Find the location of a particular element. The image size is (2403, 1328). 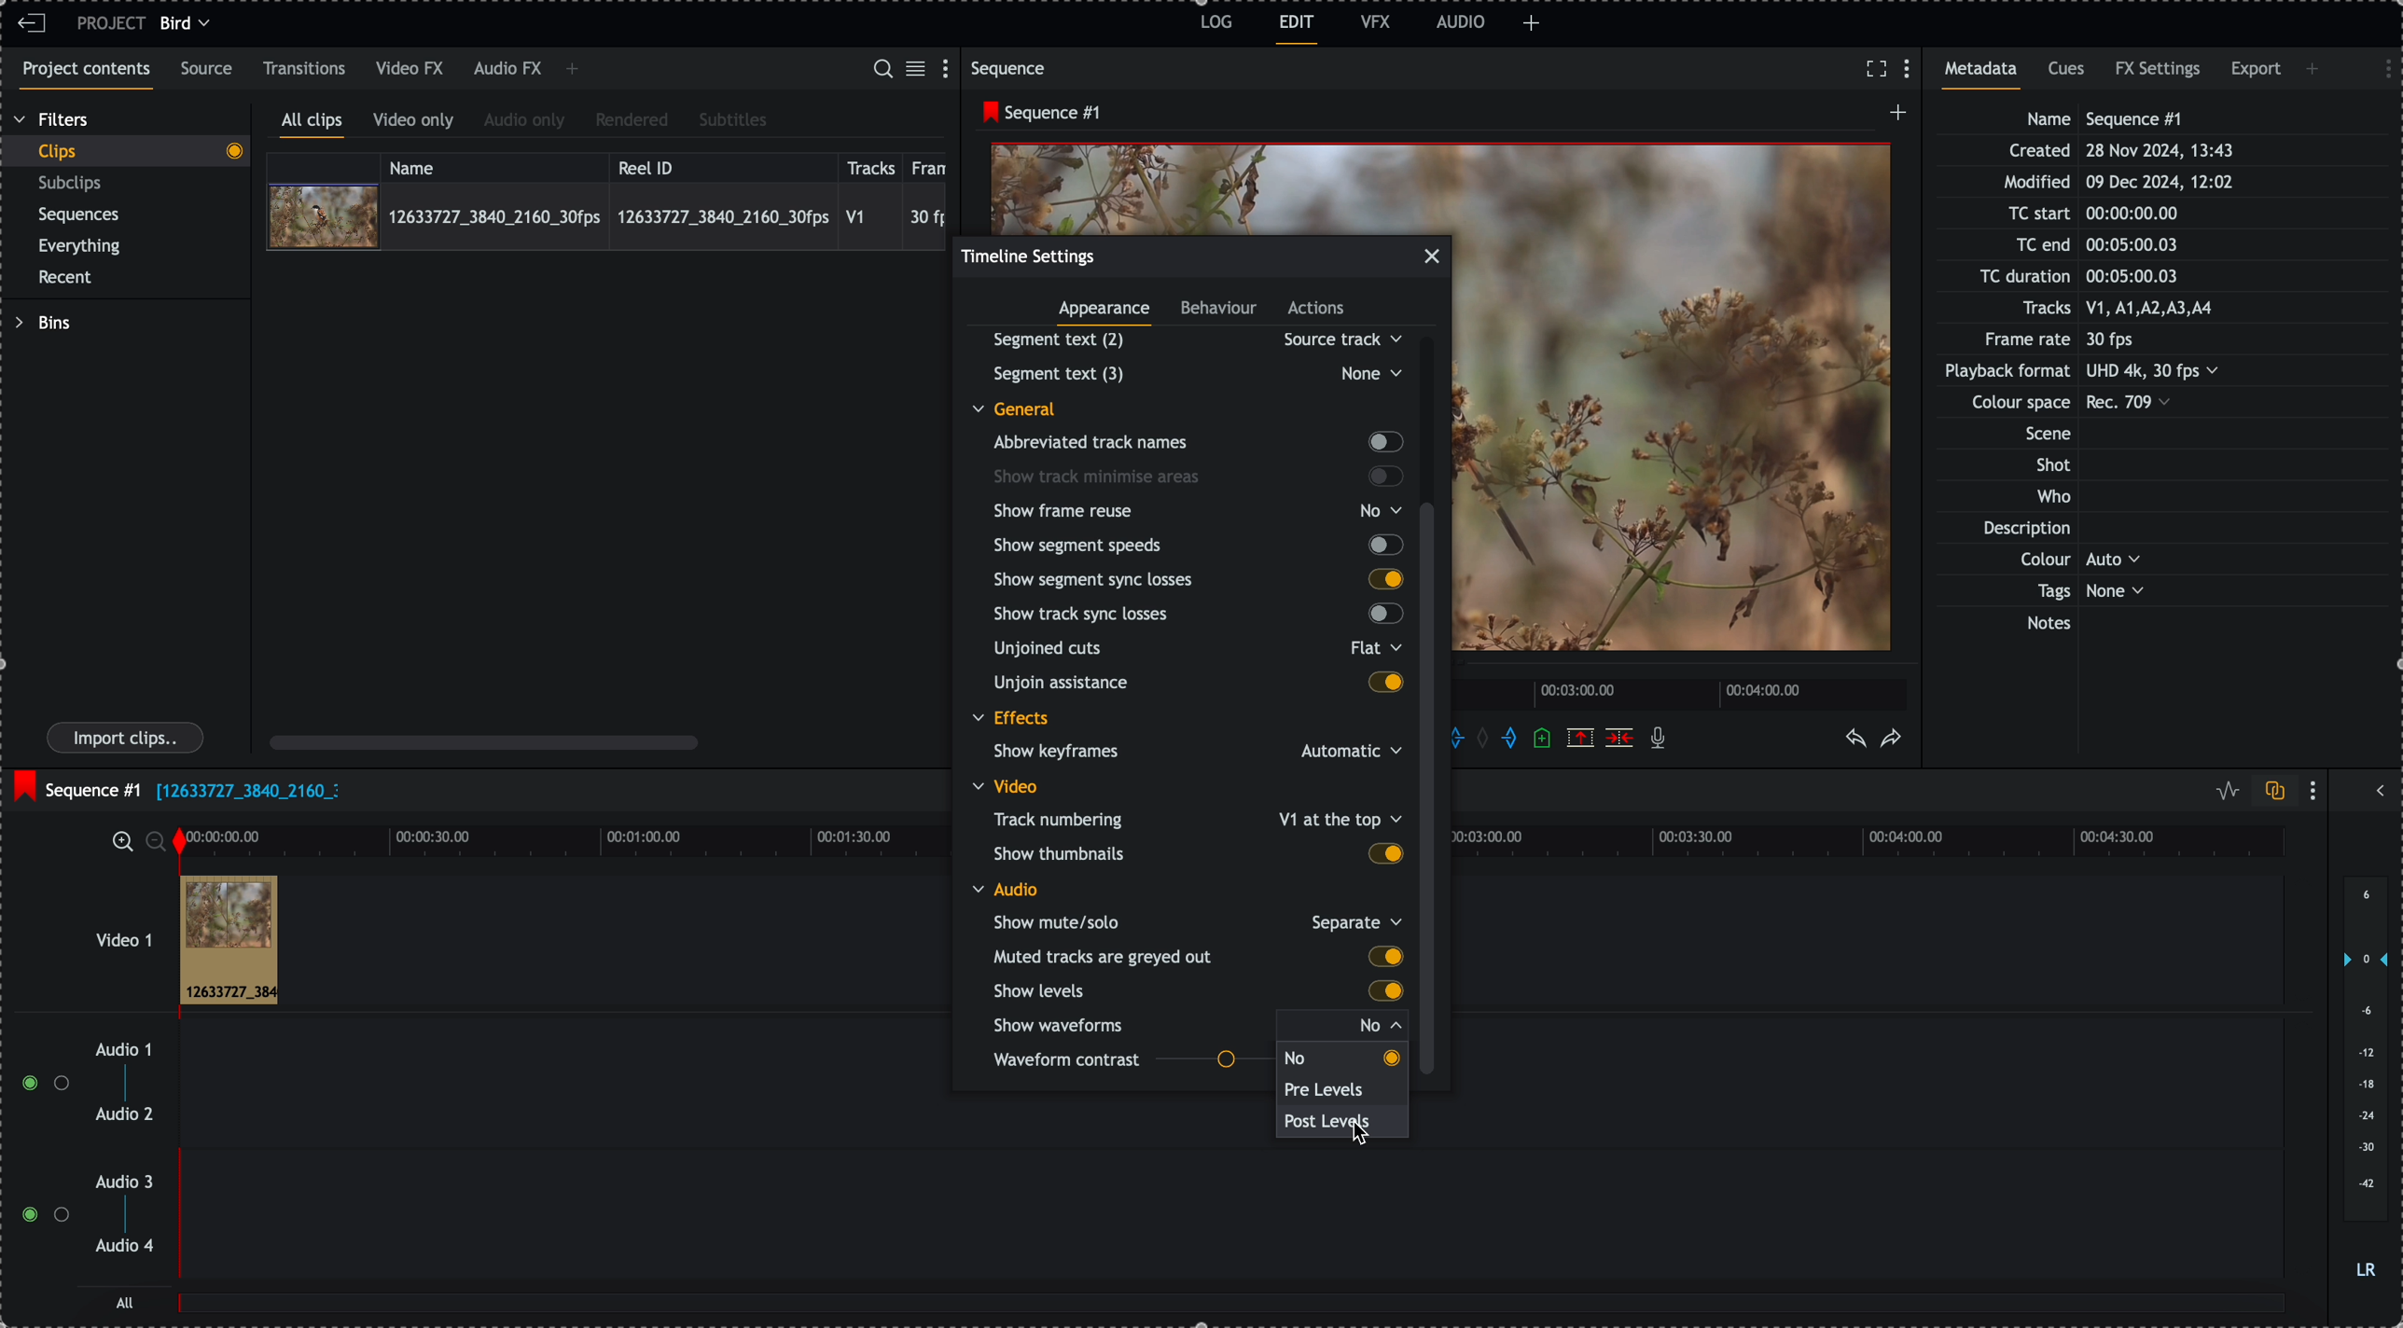

 is located at coordinates (1194, 373).